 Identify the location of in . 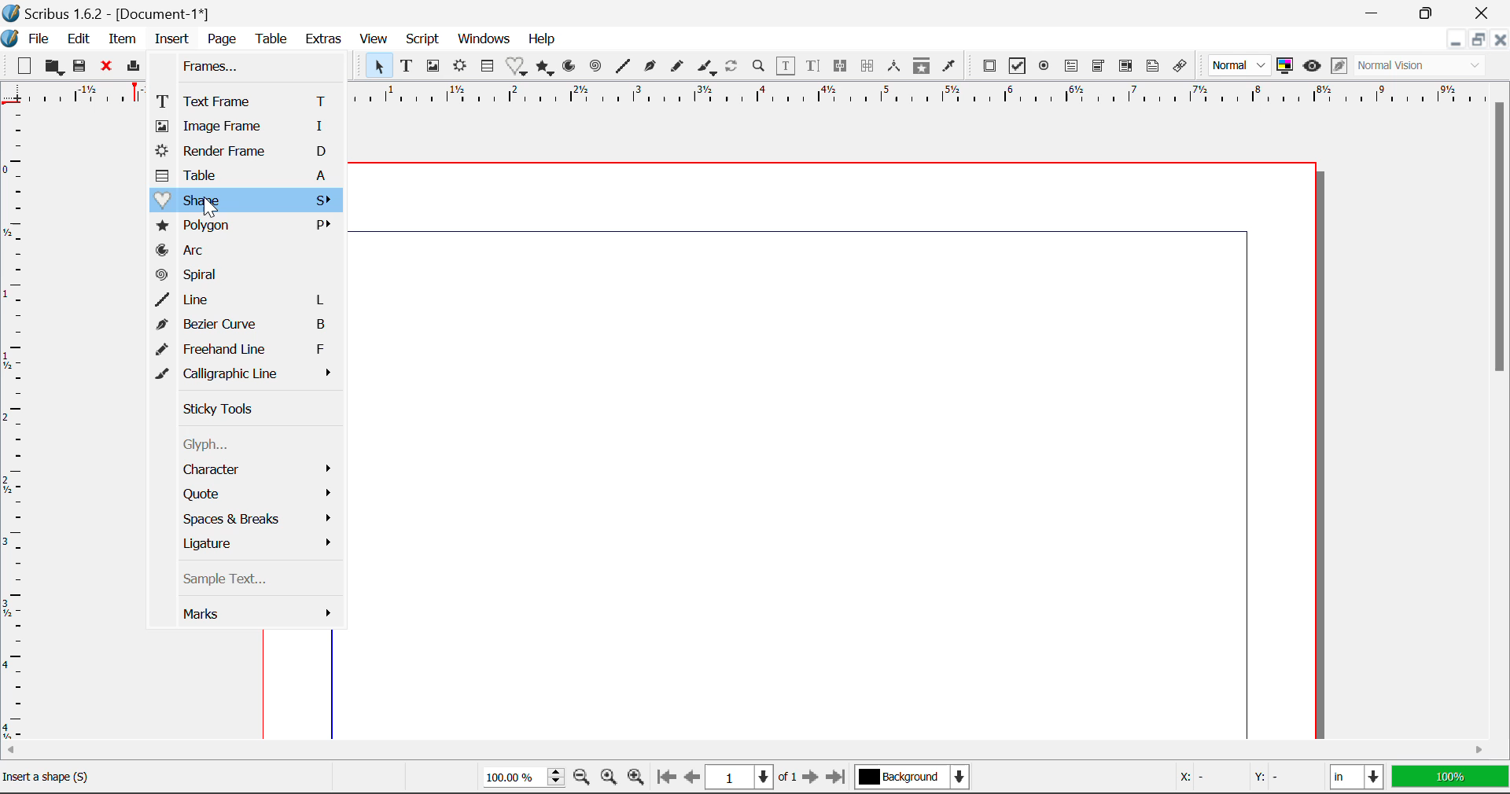
(1355, 779).